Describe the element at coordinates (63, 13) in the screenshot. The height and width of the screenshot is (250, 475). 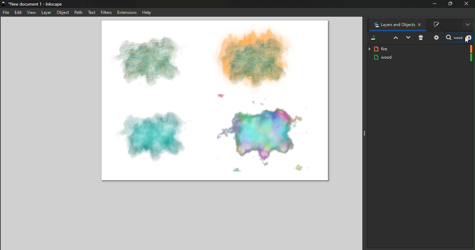
I see `Object` at that location.